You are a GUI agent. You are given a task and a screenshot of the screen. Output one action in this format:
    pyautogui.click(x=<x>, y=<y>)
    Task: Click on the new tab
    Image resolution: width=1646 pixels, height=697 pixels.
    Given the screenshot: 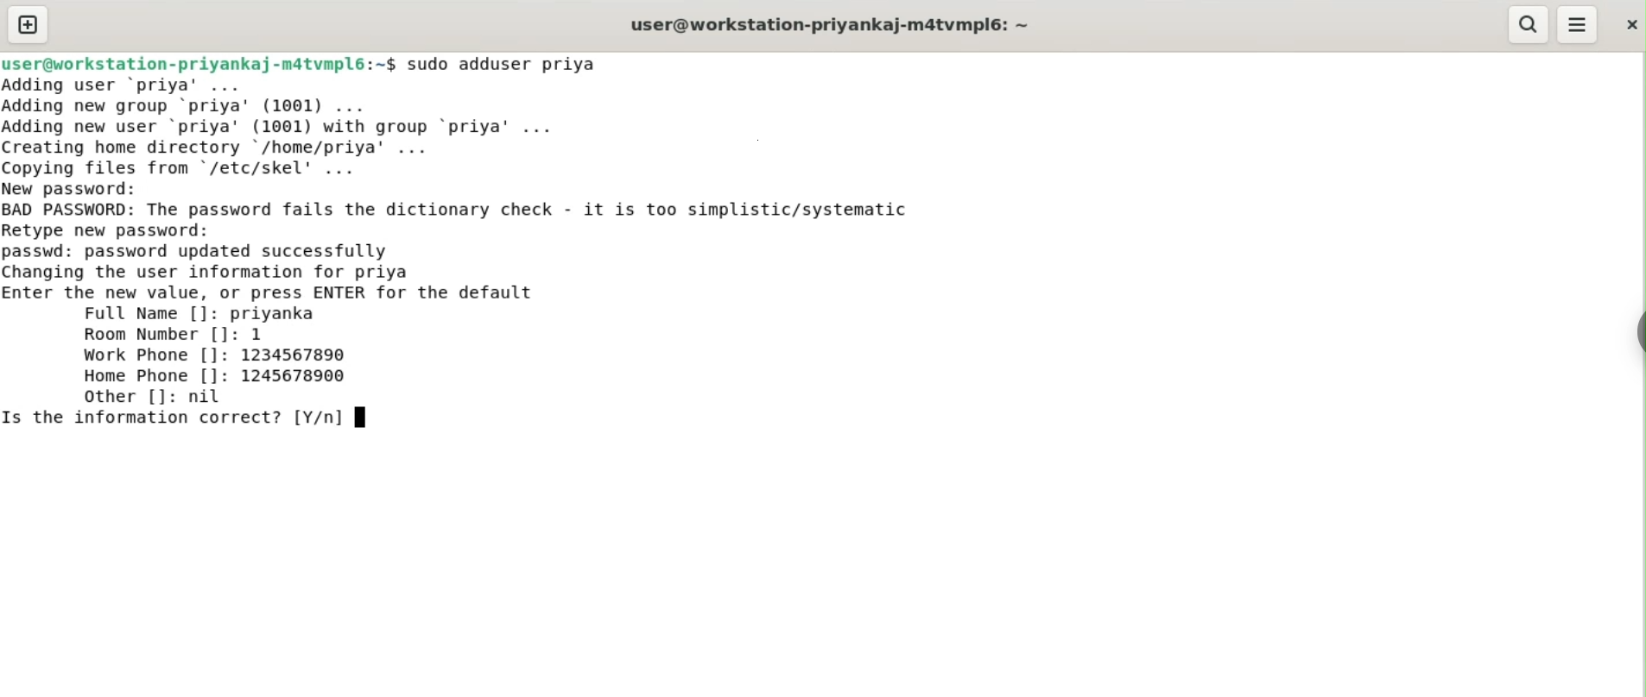 What is the action you would take?
    pyautogui.click(x=28, y=24)
    